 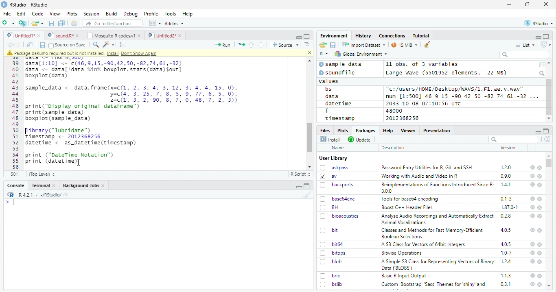 What do you see at coordinates (411, 199) in the screenshot?
I see `Tools for baseb4 encoding` at bounding box center [411, 199].